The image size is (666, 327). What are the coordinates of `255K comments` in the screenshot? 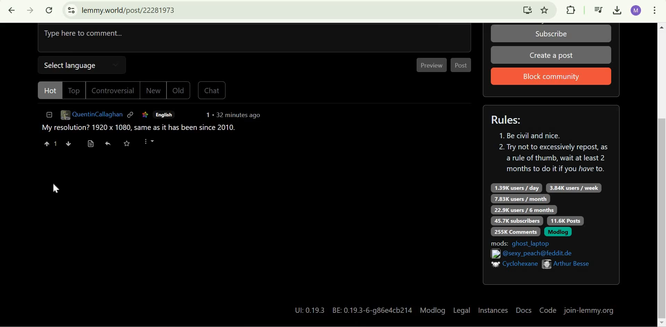 It's located at (515, 231).